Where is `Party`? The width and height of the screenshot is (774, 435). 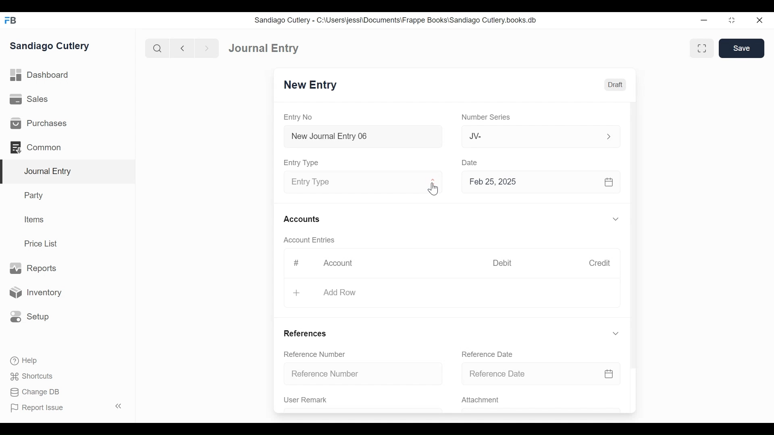 Party is located at coordinates (35, 195).